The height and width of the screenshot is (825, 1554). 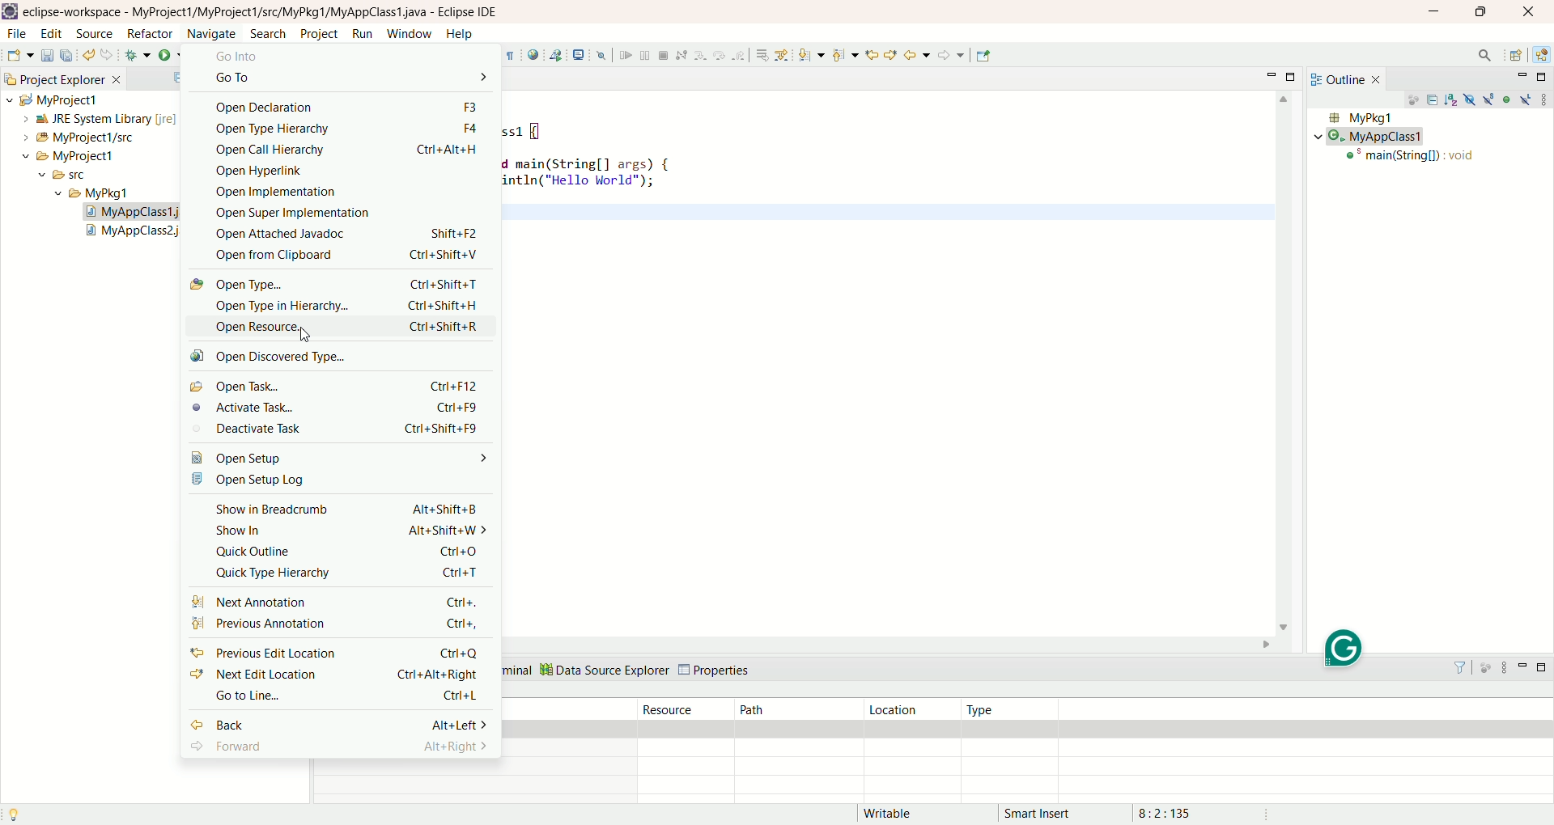 I want to click on debug, so click(x=138, y=57).